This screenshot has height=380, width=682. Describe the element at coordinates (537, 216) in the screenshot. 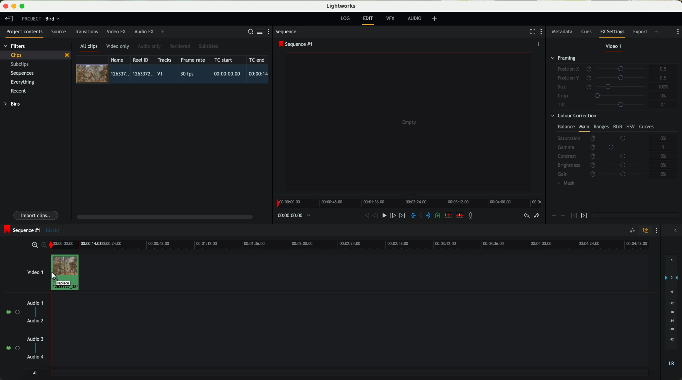

I see `redo` at that location.